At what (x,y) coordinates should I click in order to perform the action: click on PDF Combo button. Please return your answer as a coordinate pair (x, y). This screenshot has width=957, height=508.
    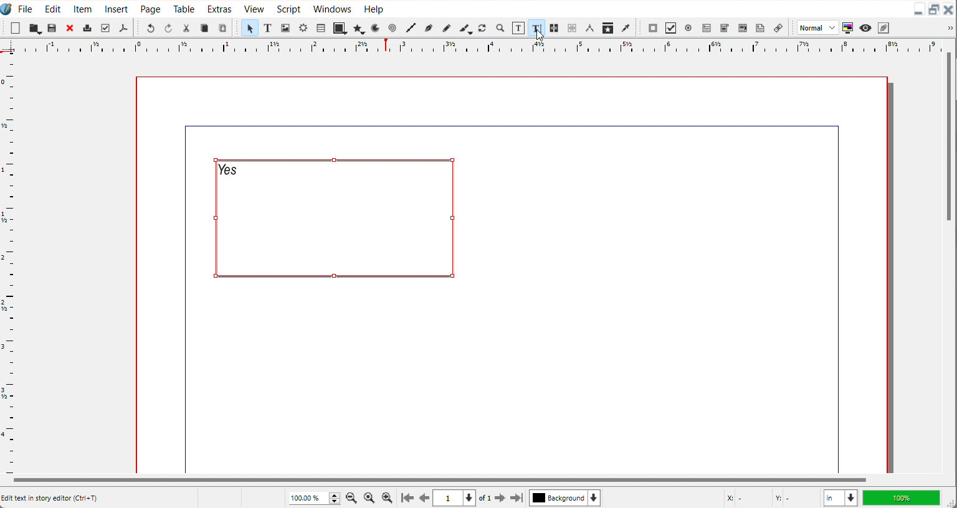
    Looking at the image, I should click on (724, 28).